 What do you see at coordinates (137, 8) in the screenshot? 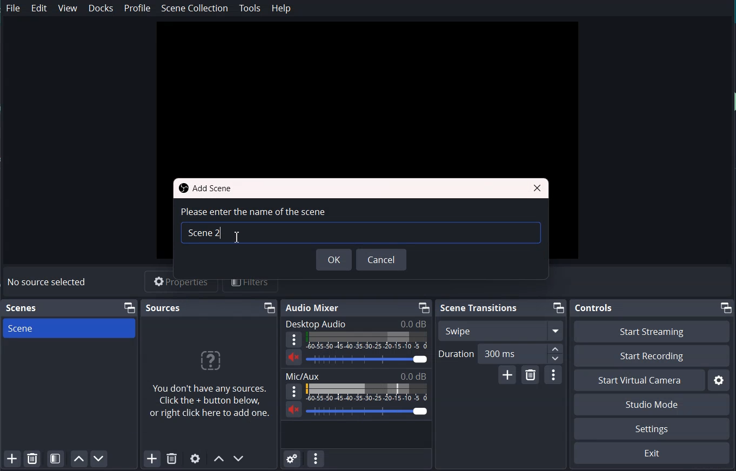
I see `Profile` at bounding box center [137, 8].